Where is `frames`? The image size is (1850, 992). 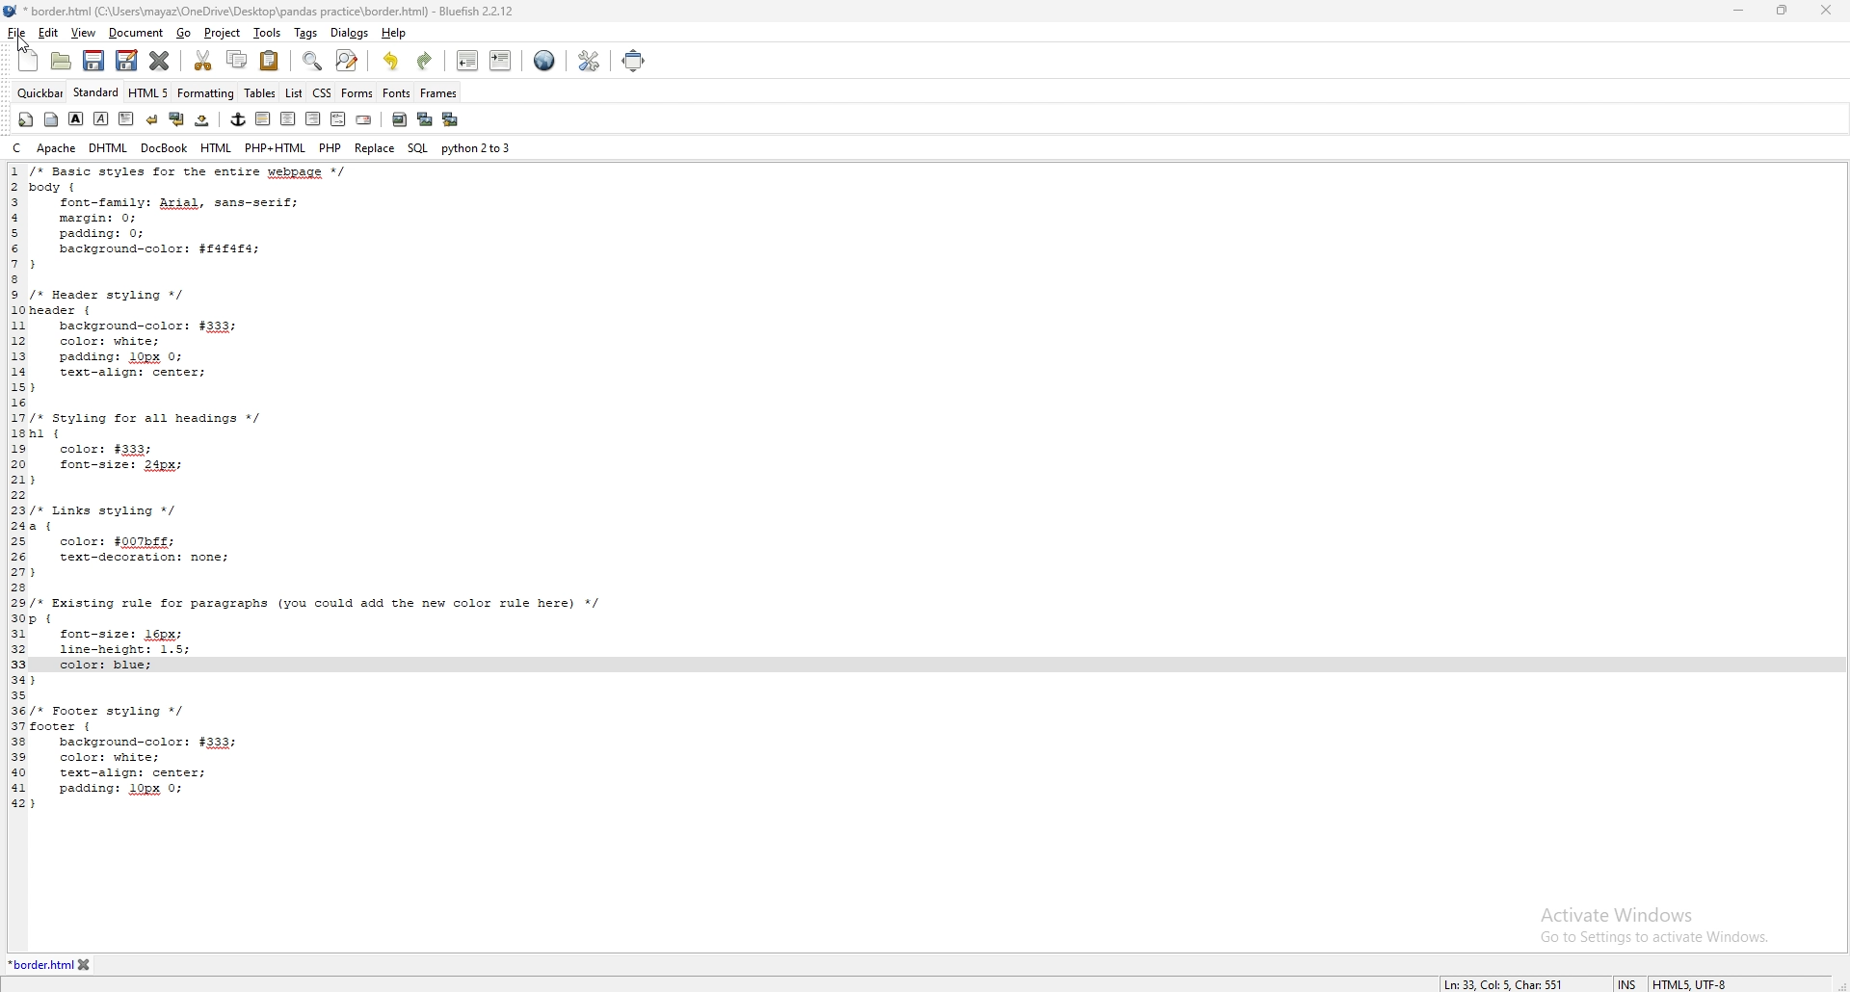 frames is located at coordinates (439, 91).